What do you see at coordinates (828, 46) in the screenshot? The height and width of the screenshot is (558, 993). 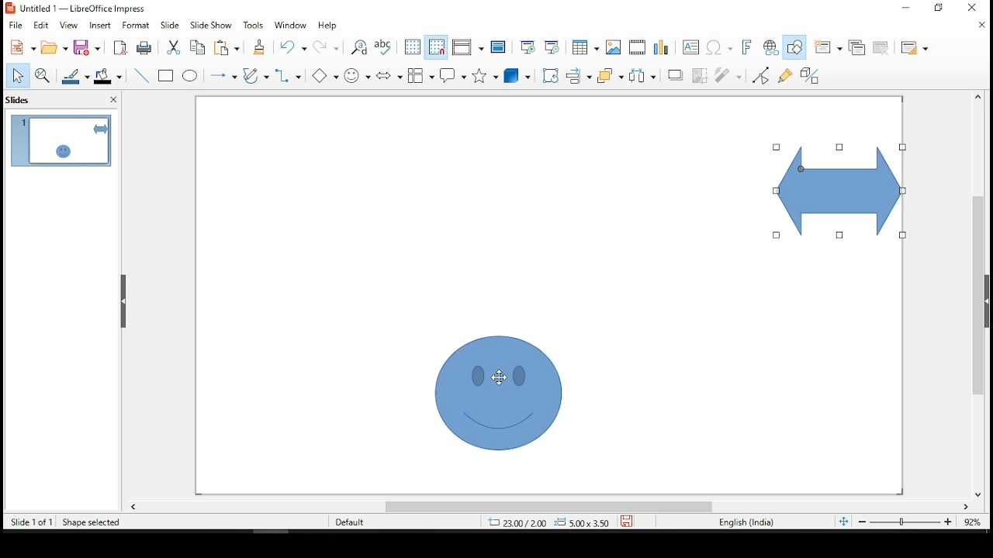 I see `new slide` at bounding box center [828, 46].